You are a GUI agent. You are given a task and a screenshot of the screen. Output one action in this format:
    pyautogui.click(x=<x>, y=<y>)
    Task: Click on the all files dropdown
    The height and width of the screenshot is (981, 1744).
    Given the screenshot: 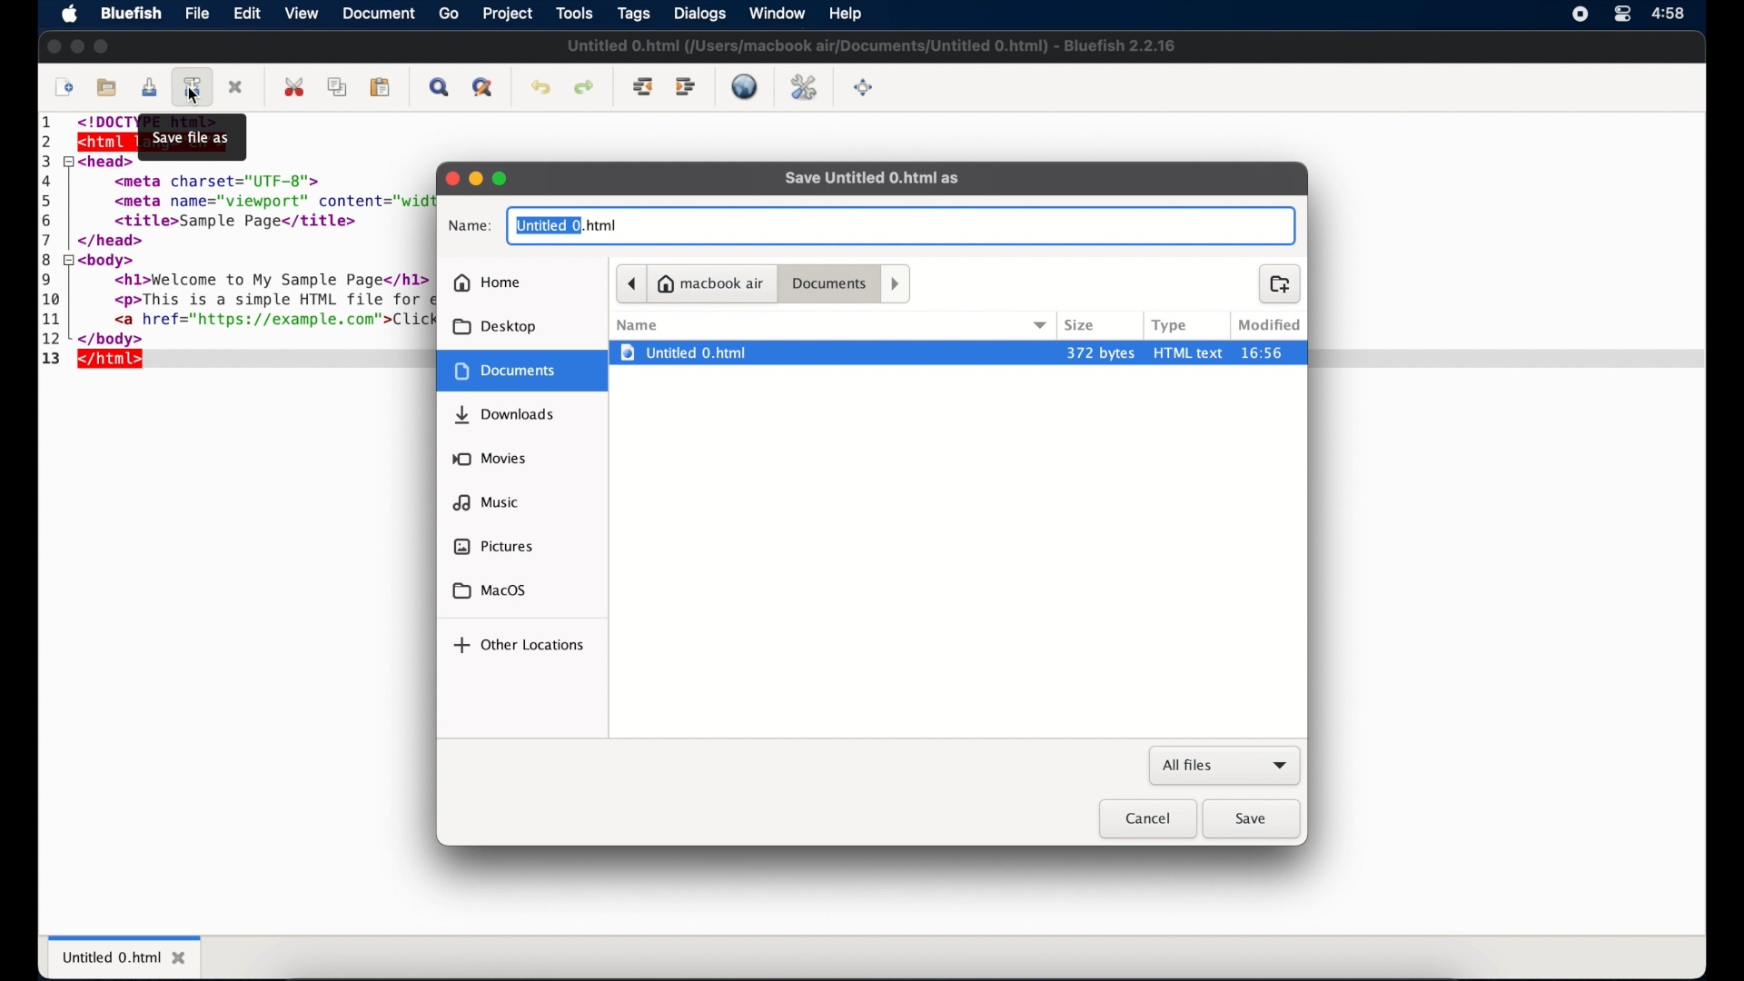 What is the action you would take?
    pyautogui.click(x=1225, y=767)
    